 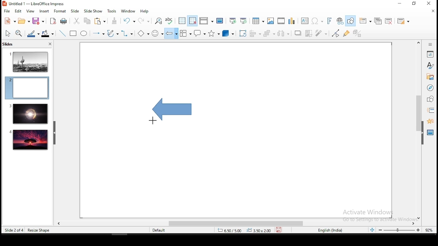 What do you see at coordinates (38, 21) in the screenshot?
I see `save` at bounding box center [38, 21].